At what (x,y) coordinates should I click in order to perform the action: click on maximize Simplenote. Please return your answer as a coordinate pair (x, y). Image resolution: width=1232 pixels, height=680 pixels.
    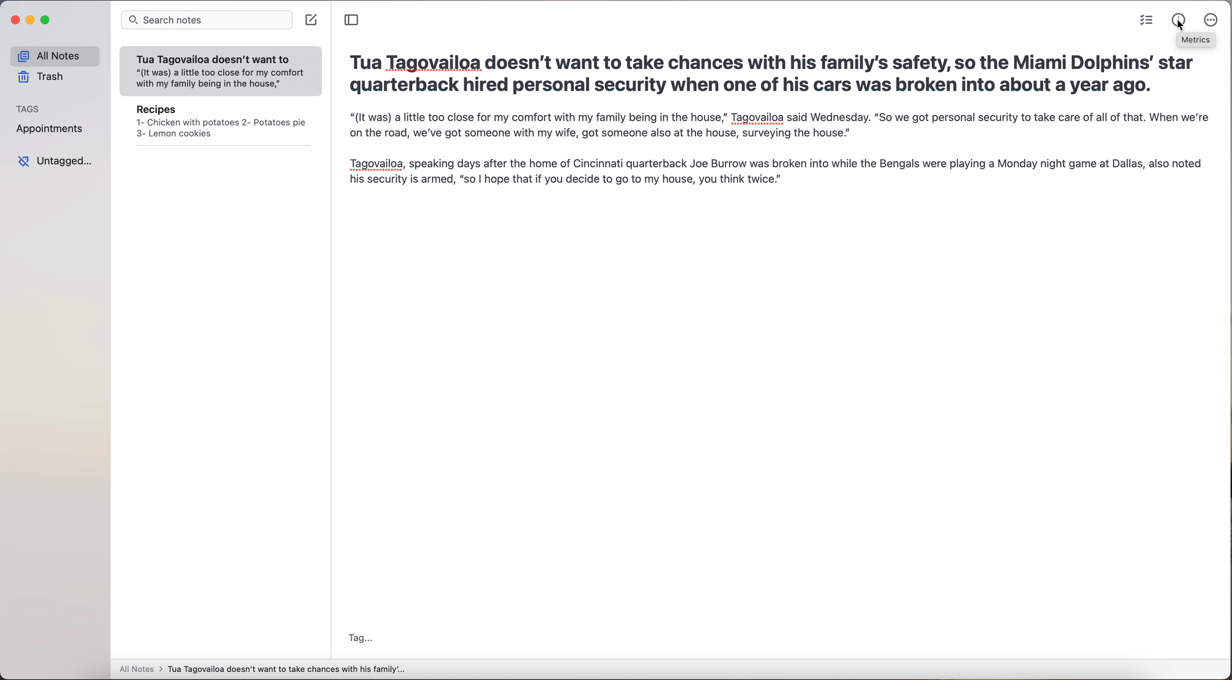
    Looking at the image, I should click on (47, 20).